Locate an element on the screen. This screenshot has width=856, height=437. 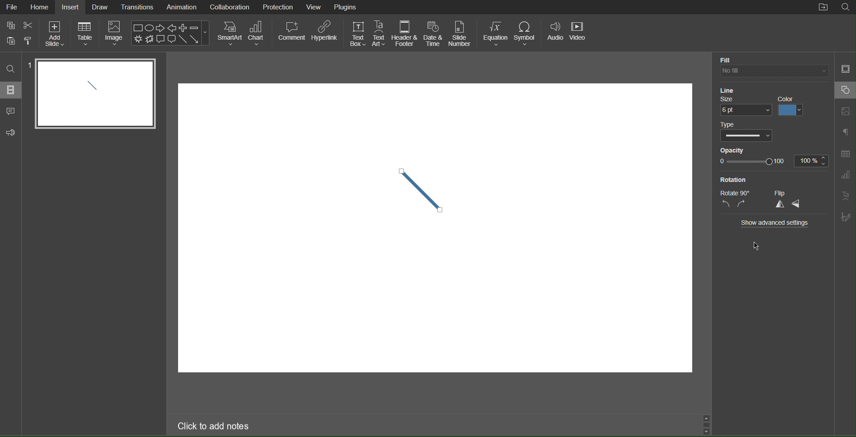
File  is located at coordinates (12, 8).